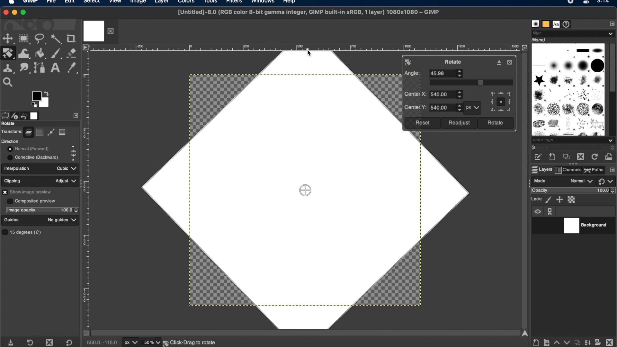 This screenshot has height=347, width=617. Describe the element at coordinates (434, 94) in the screenshot. I see `center x` at that location.